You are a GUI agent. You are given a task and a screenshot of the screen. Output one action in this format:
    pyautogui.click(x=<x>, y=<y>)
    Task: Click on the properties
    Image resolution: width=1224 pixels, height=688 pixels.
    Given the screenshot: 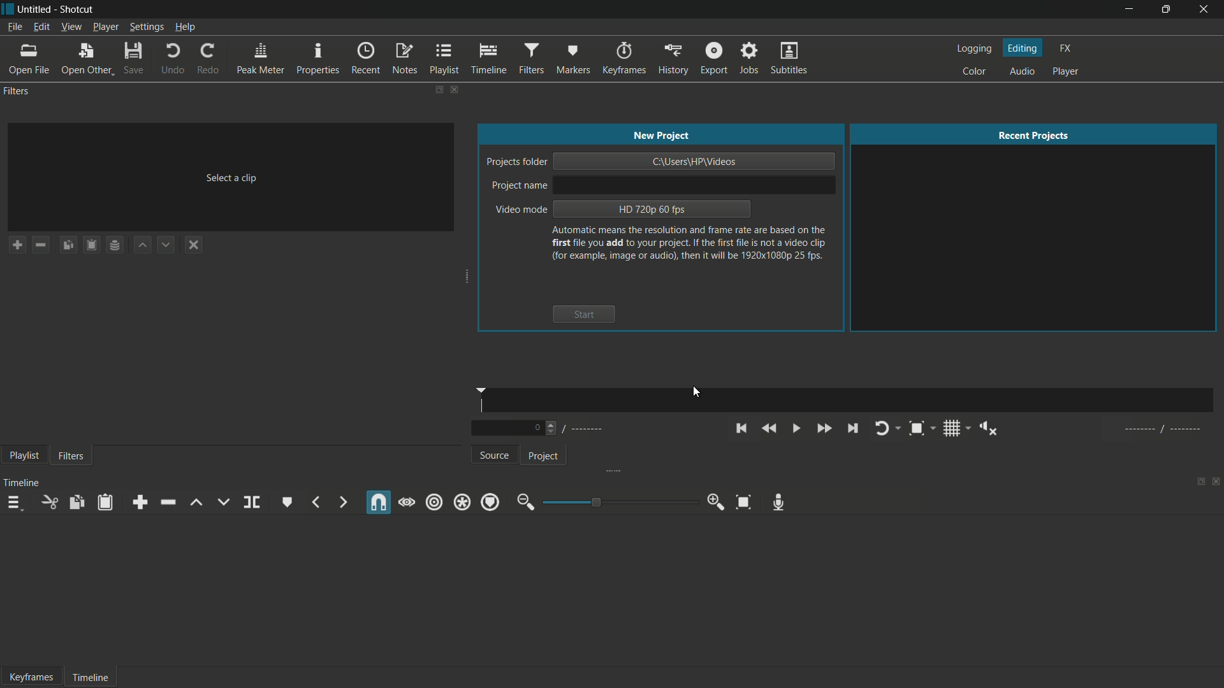 What is the action you would take?
    pyautogui.click(x=319, y=59)
    